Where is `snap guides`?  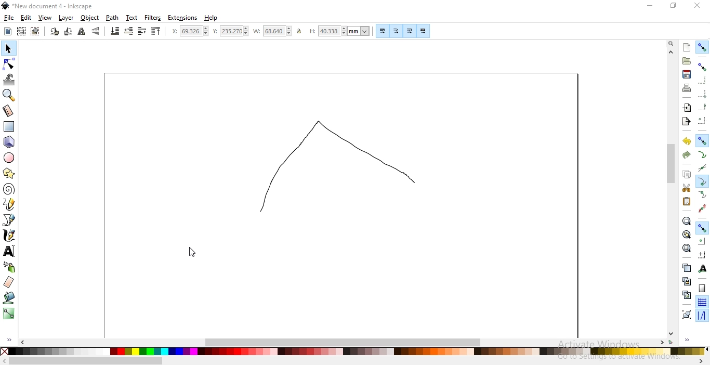 snap guides is located at coordinates (701, 316).